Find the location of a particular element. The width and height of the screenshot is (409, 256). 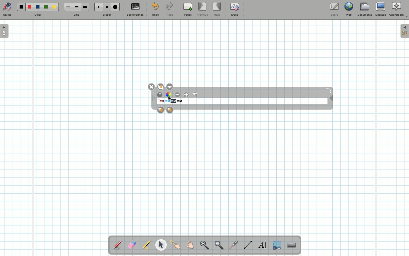

Stylus is located at coordinates (7, 9).